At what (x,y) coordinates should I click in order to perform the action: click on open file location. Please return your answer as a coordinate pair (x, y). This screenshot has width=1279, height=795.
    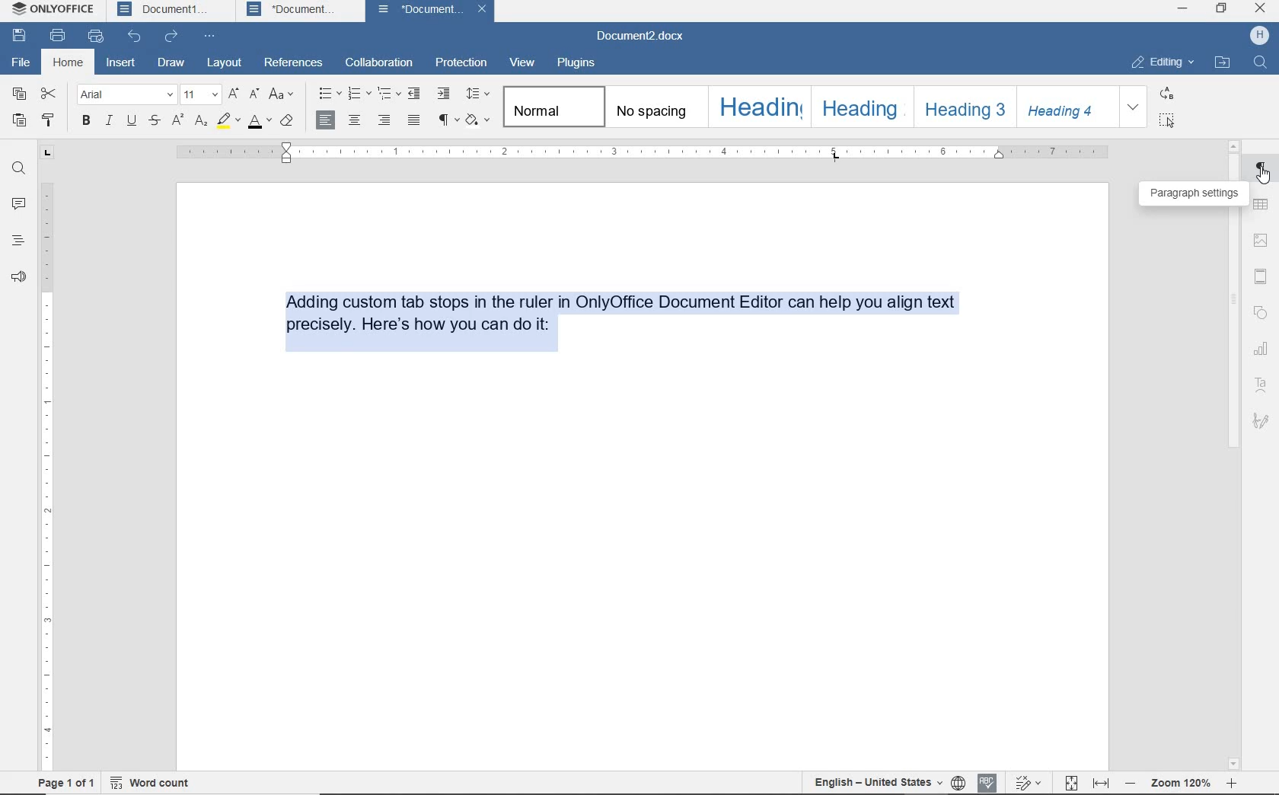
    Looking at the image, I should click on (1223, 62).